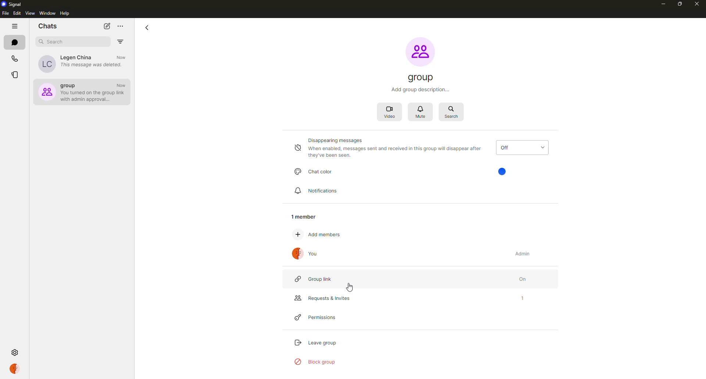 This screenshot has height=379, width=706. I want to click on hide tabs, so click(15, 27).